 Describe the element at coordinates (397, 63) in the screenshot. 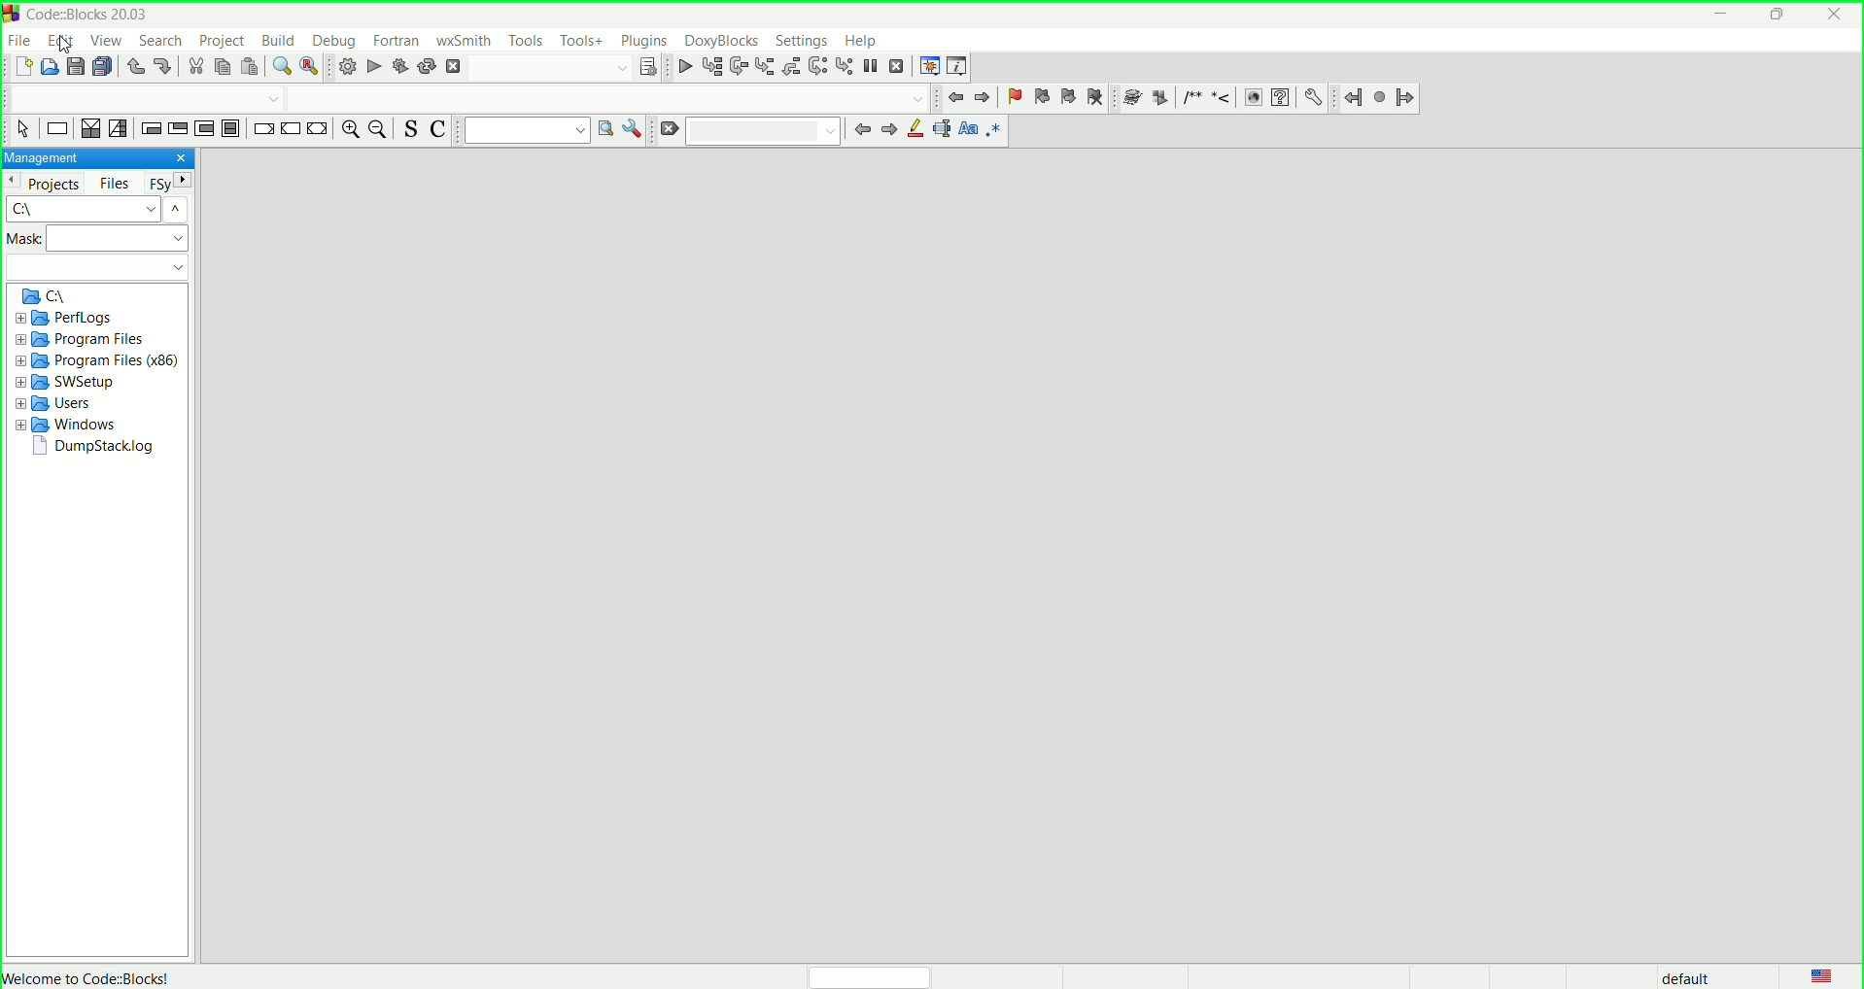

I see `build and run` at that location.